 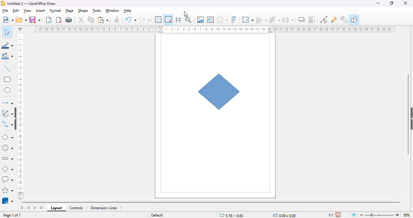 I want to click on cursor, so click(x=185, y=14).